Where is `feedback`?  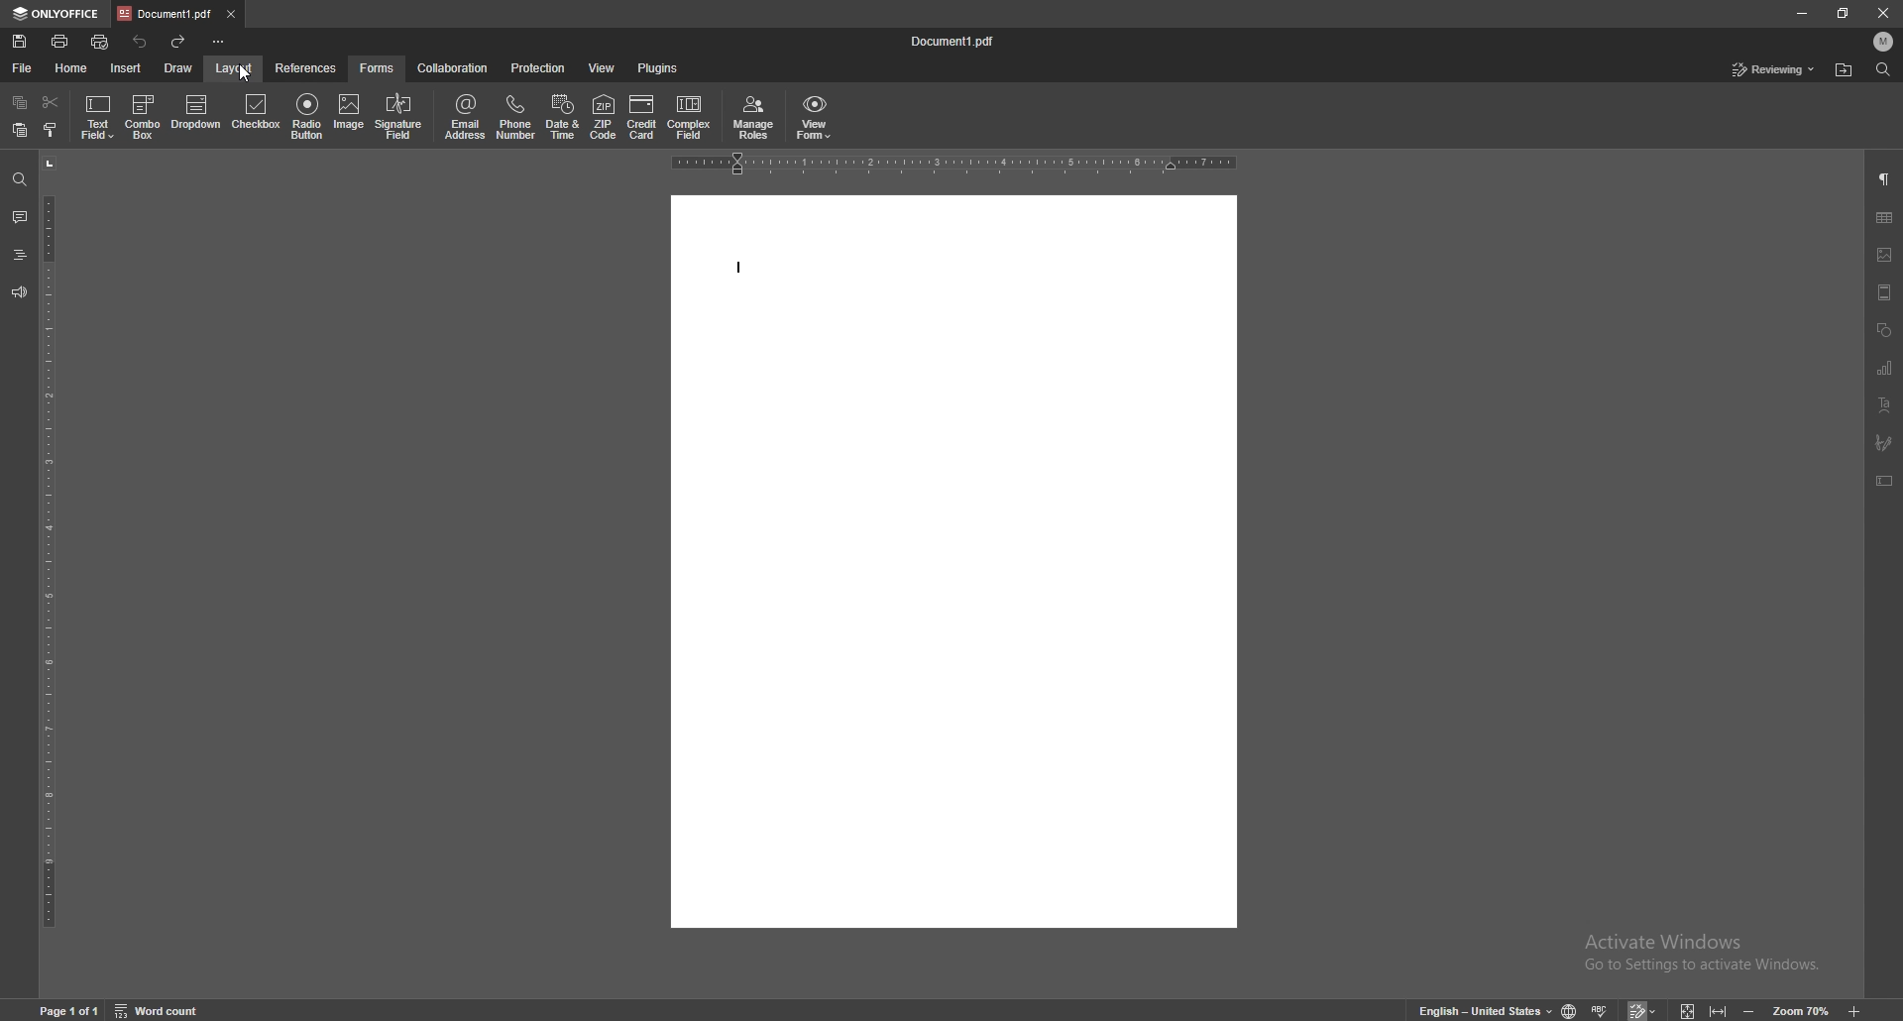 feedback is located at coordinates (20, 292).